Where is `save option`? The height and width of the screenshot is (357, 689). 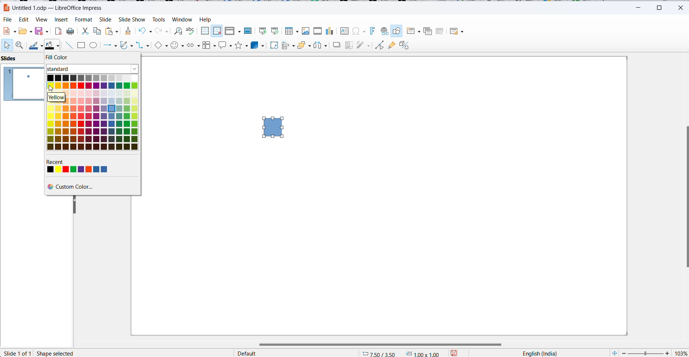 save option is located at coordinates (40, 31).